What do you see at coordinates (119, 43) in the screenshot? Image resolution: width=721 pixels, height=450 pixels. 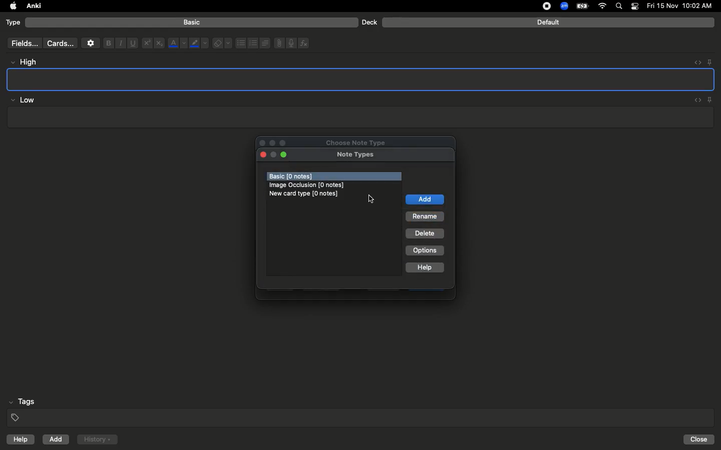 I see `Italics` at bounding box center [119, 43].